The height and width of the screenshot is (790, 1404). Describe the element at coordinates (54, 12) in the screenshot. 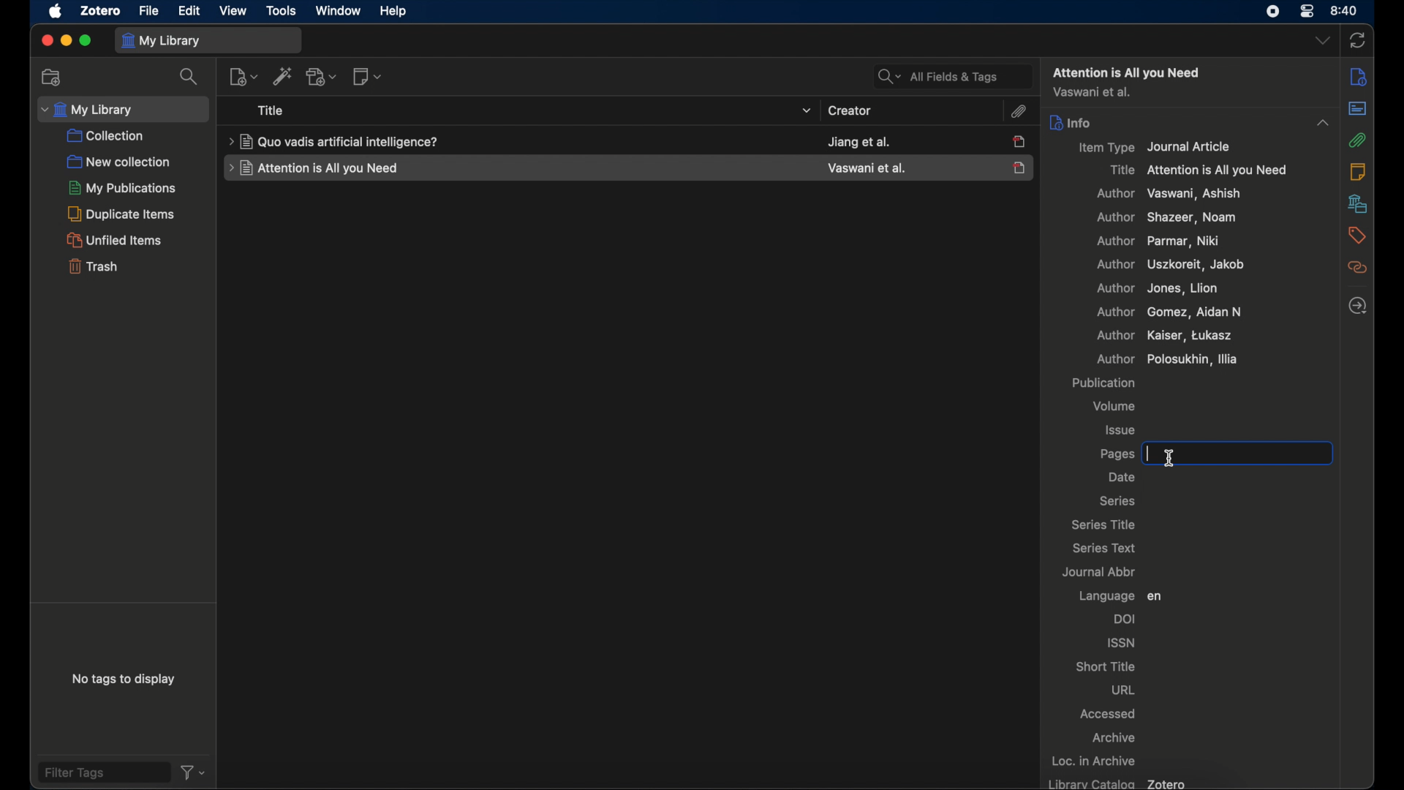

I see `apple icon` at that location.